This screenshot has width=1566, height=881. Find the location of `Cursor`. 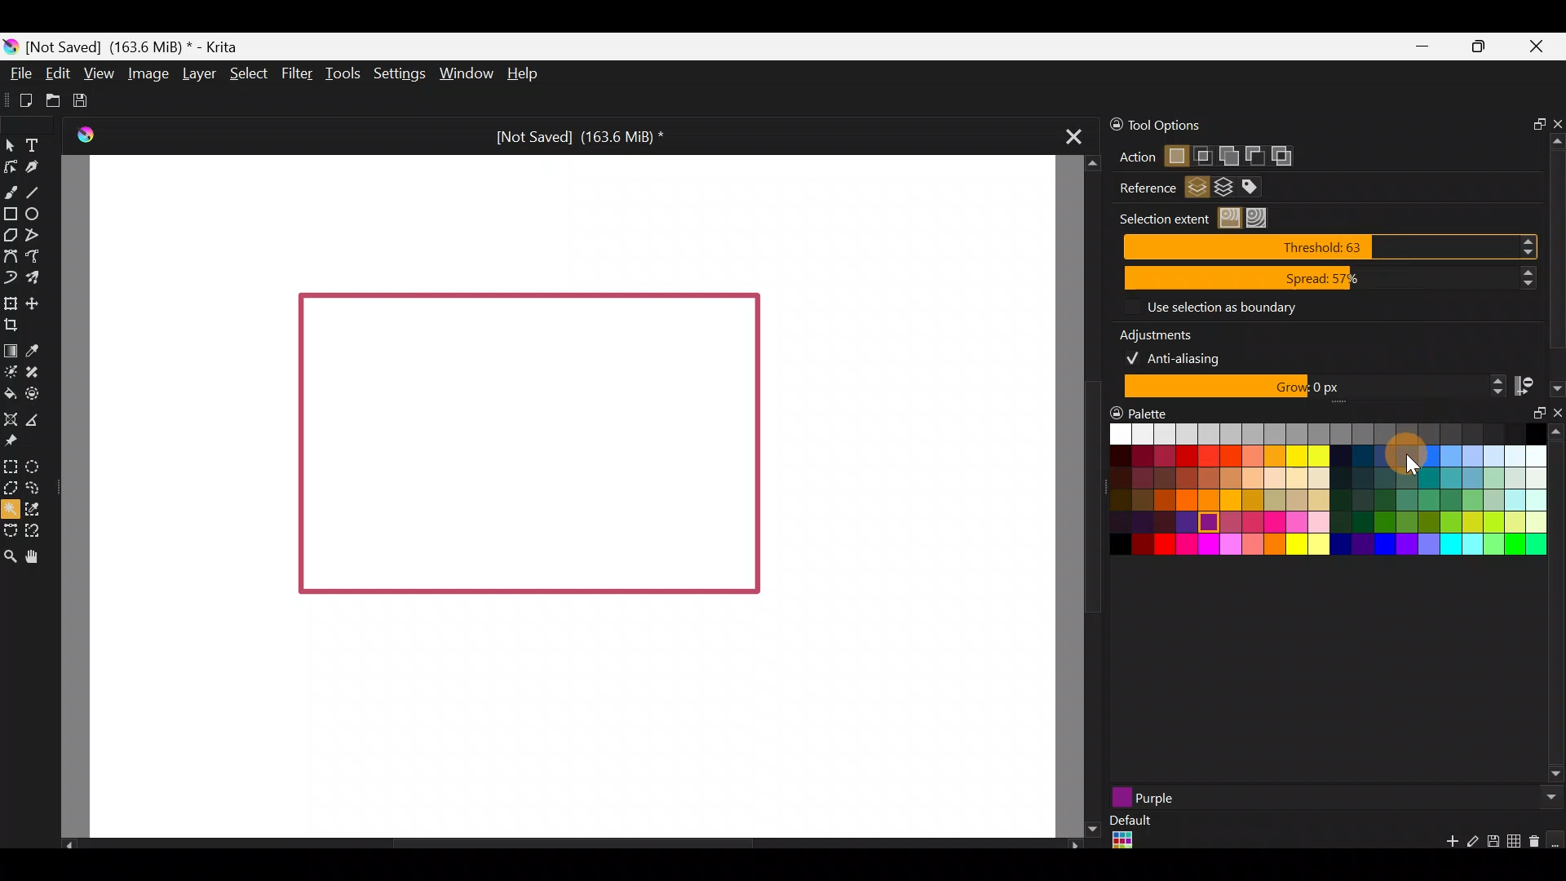

Cursor is located at coordinates (1408, 454).